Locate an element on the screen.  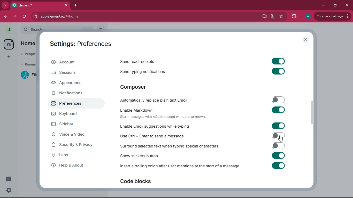
toggle on or off is located at coordinates (278, 61).